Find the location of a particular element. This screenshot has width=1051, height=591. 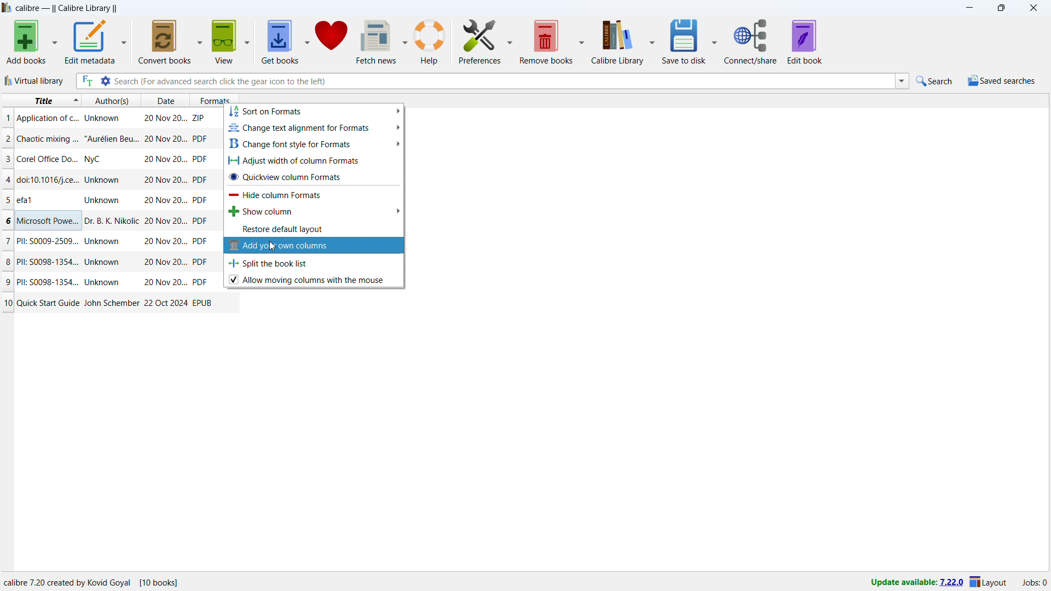

donate to calibre is located at coordinates (332, 41).